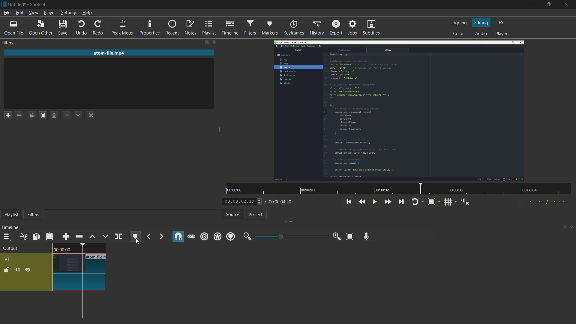 This screenshot has height=324, width=576. Describe the element at coordinates (88, 13) in the screenshot. I see `help menu` at that location.